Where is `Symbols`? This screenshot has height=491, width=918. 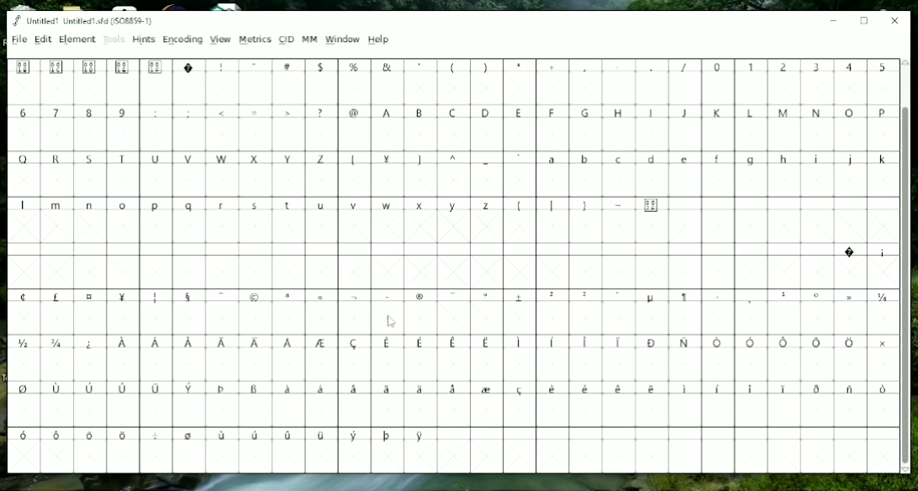
Symbols is located at coordinates (472, 160).